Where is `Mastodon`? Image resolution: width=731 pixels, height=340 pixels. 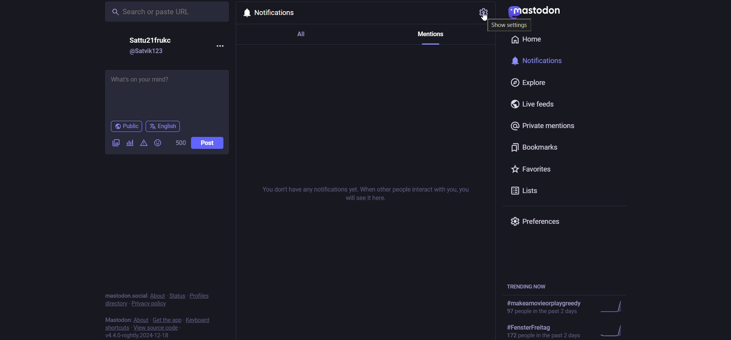 Mastodon is located at coordinates (117, 320).